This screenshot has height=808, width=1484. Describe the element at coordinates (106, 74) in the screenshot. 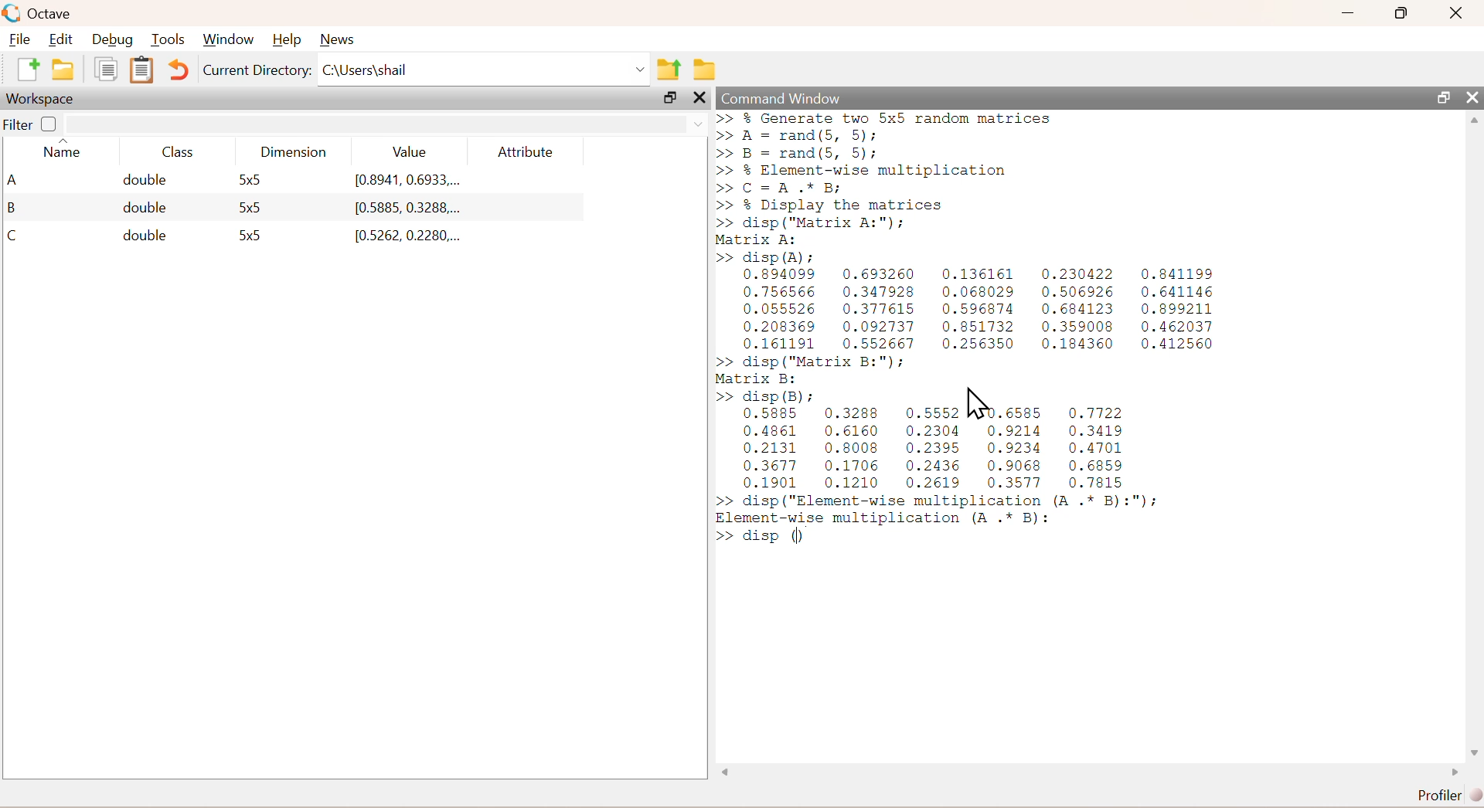

I see `Copy` at that location.